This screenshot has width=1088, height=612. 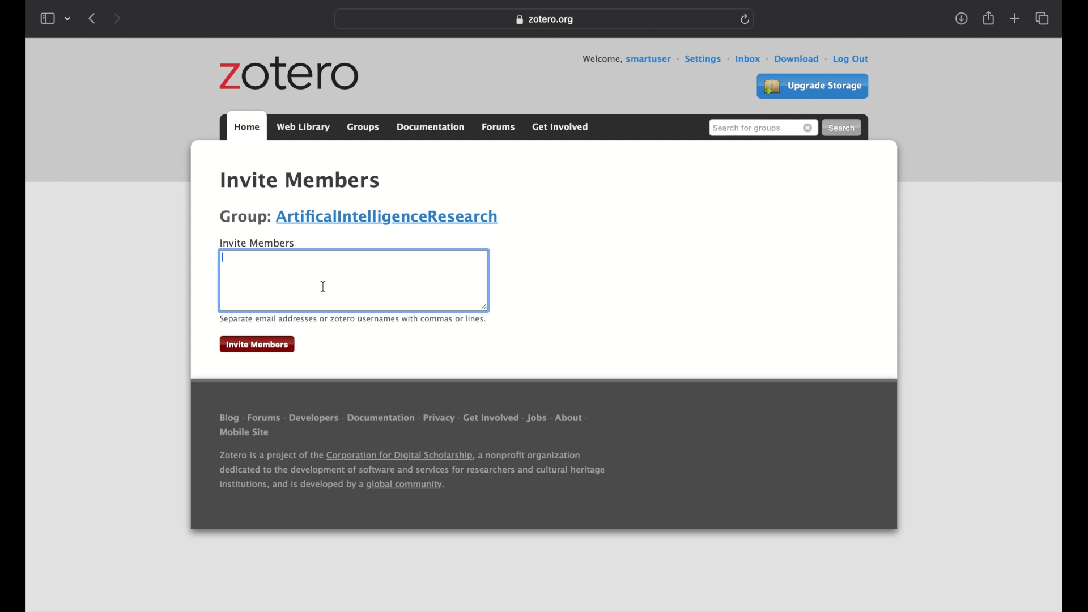 I want to click on invite members, so click(x=301, y=181).